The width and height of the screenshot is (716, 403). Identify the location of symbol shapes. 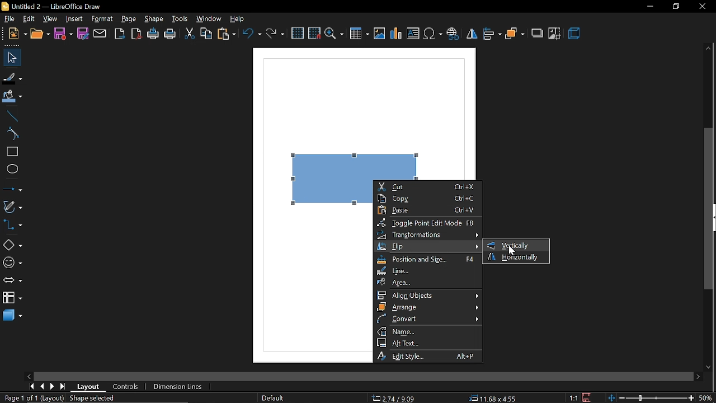
(12, 263).